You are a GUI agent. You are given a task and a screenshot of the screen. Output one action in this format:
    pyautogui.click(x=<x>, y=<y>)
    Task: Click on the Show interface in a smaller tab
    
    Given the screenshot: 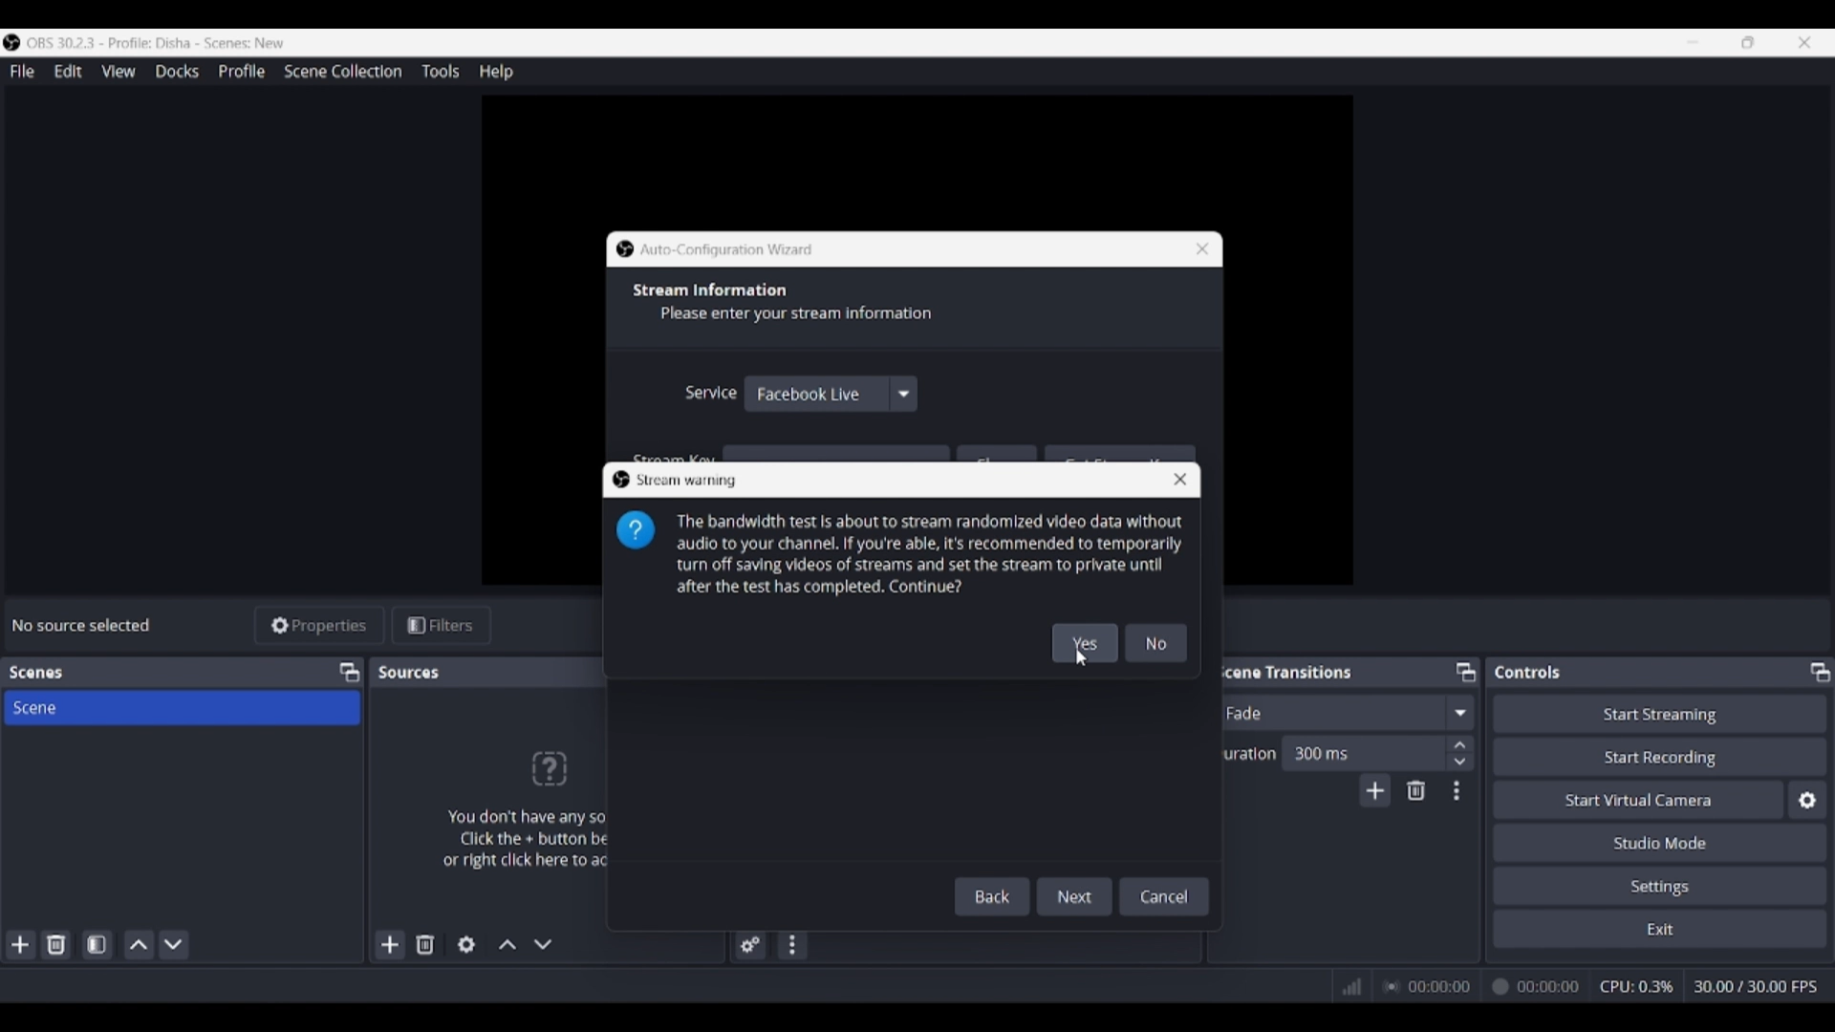 What is the action you would take?
    pyautogui.click(x=1748, y=42)
    